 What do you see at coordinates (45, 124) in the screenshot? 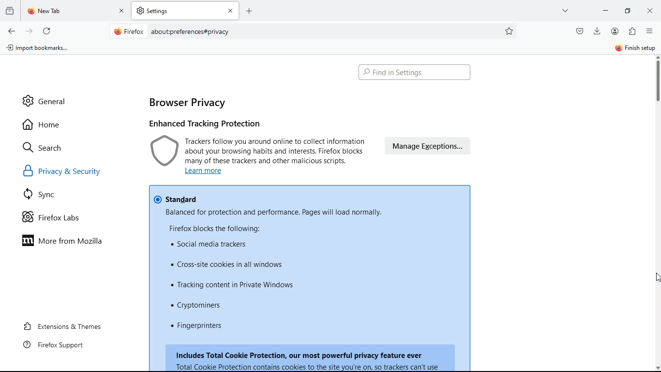
I see `home` at bounding box center [45, 124].